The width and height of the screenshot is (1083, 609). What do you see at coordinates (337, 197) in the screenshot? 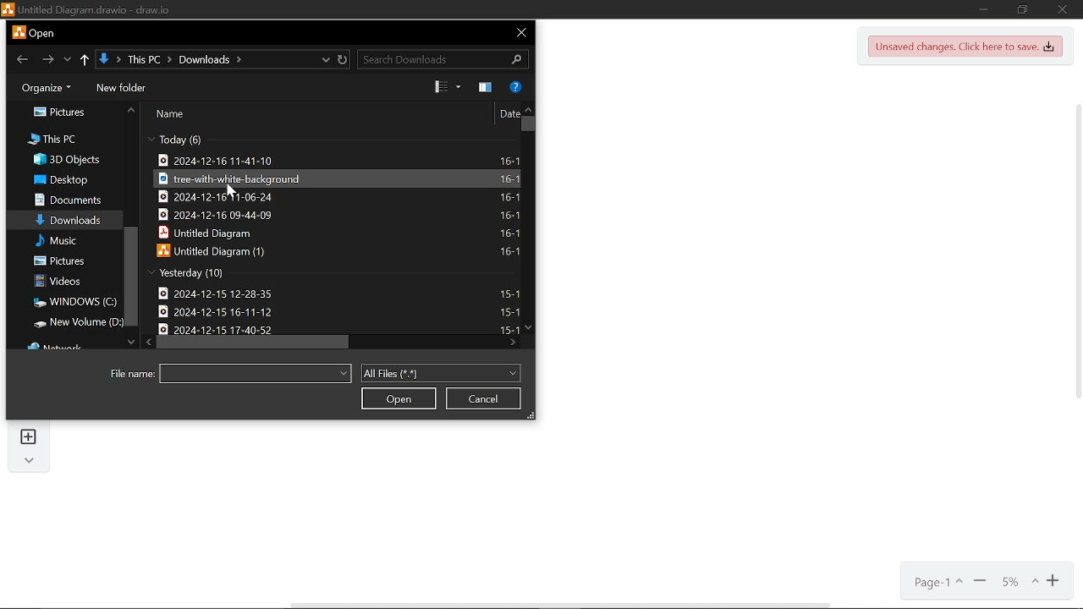
I see `file titled "2024-12-16 11-06-24"` at bounding box center [337, 197].